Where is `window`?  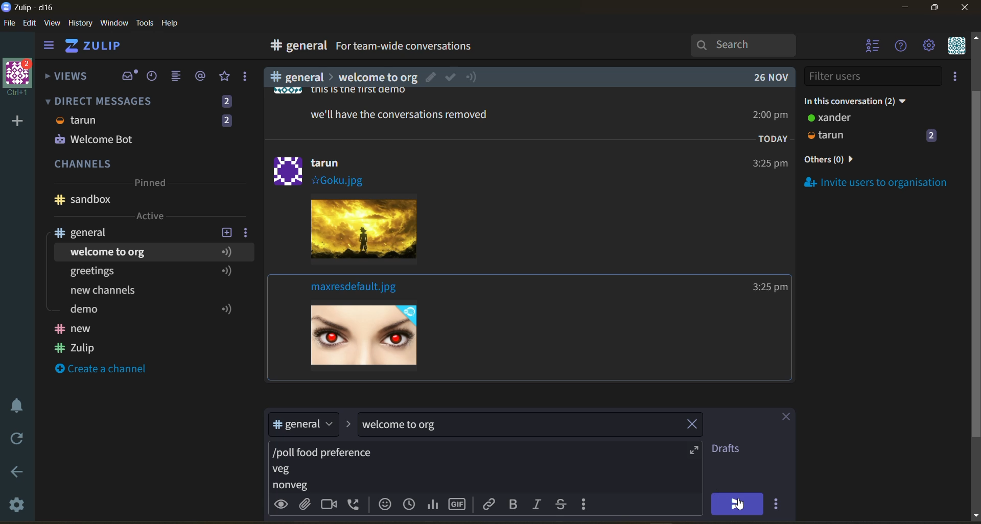
window is located at coordinates (113, 23).